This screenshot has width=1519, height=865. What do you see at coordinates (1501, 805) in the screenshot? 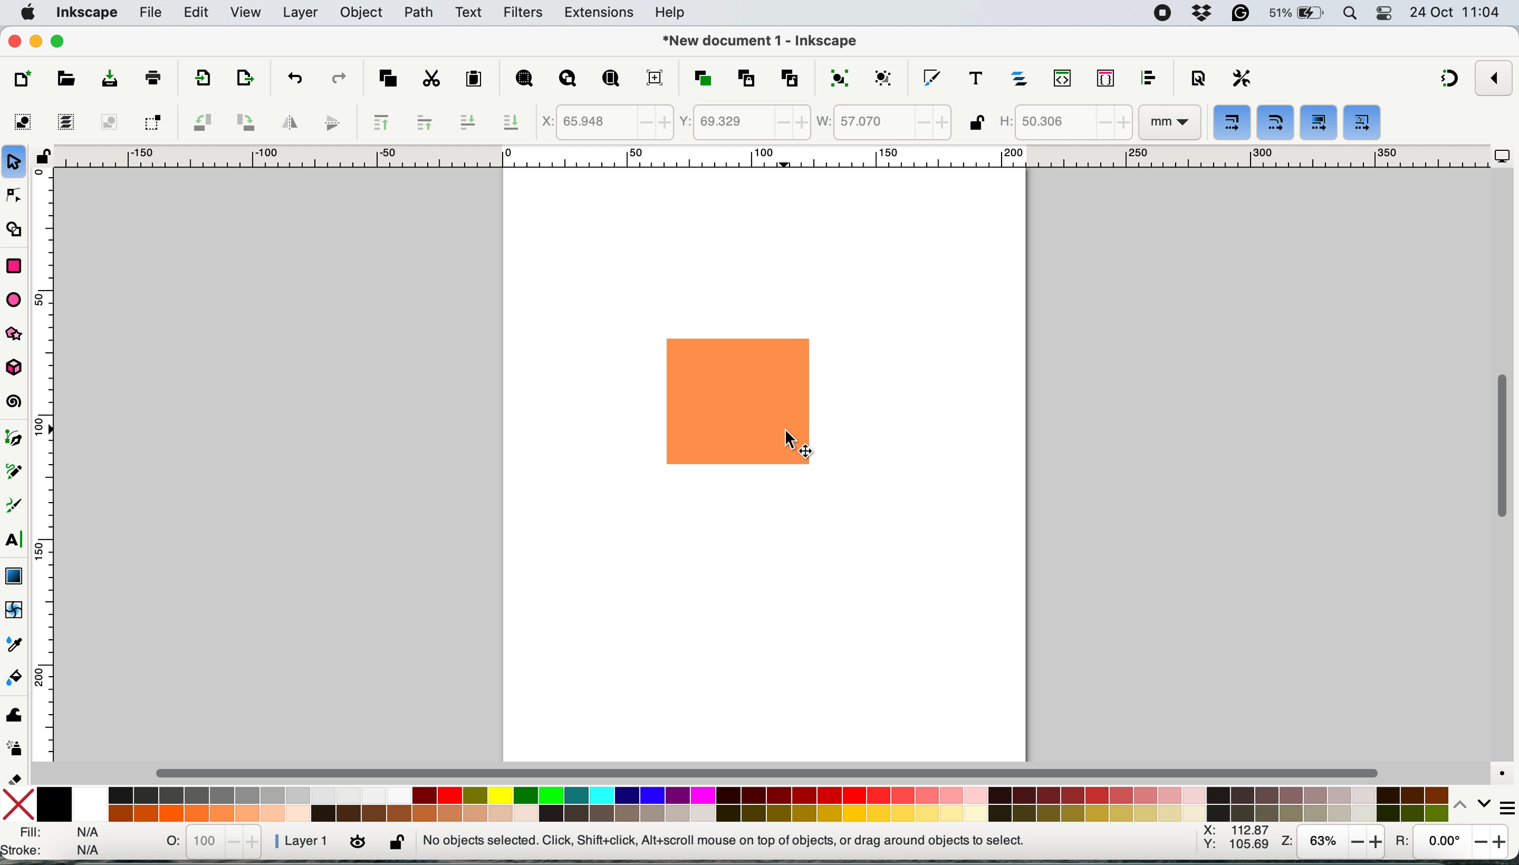
I see `more settings` at bounding box center [1501, 805].